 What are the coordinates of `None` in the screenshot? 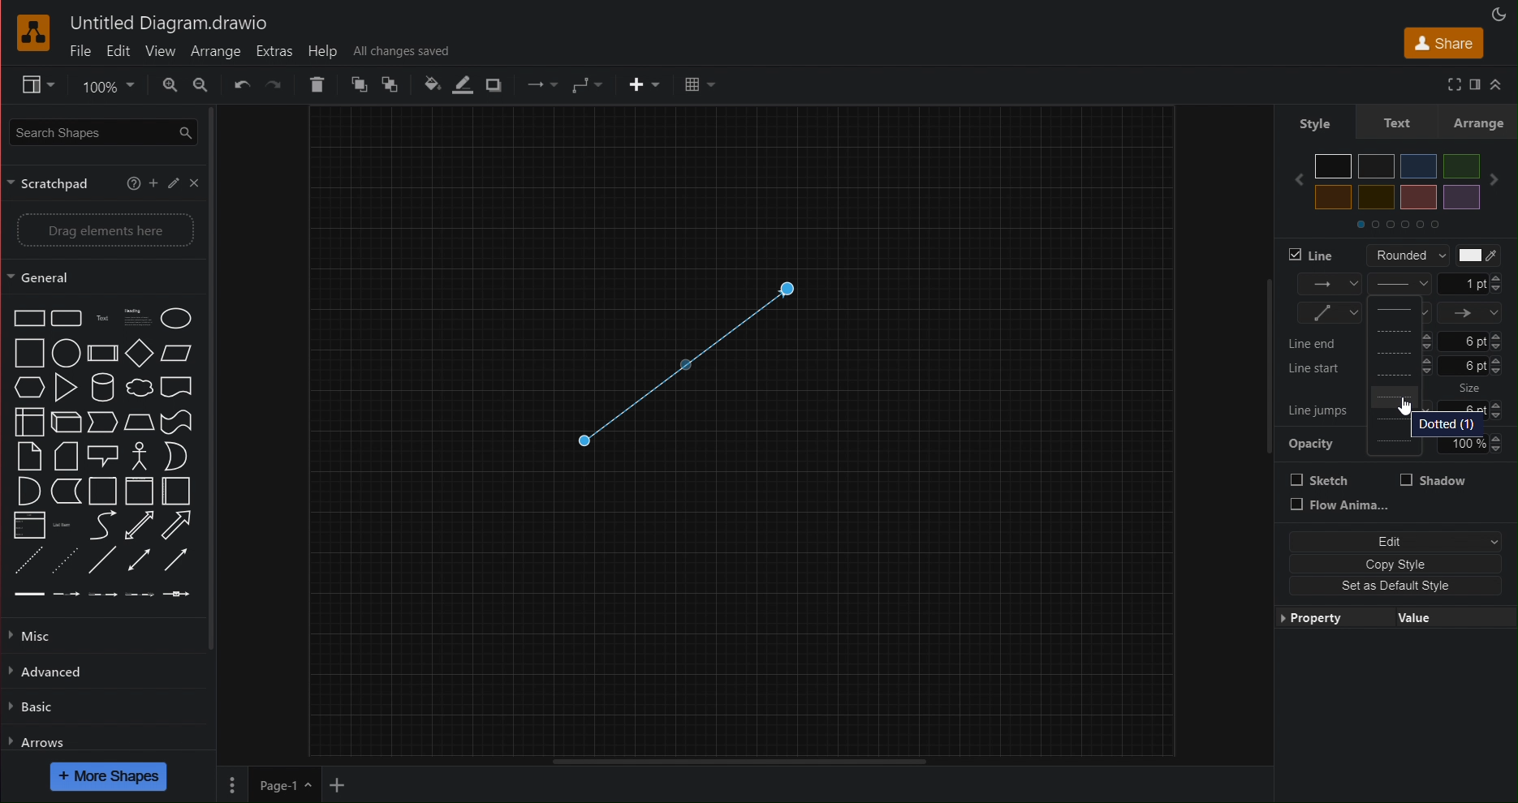 It's located at (1399, 312).